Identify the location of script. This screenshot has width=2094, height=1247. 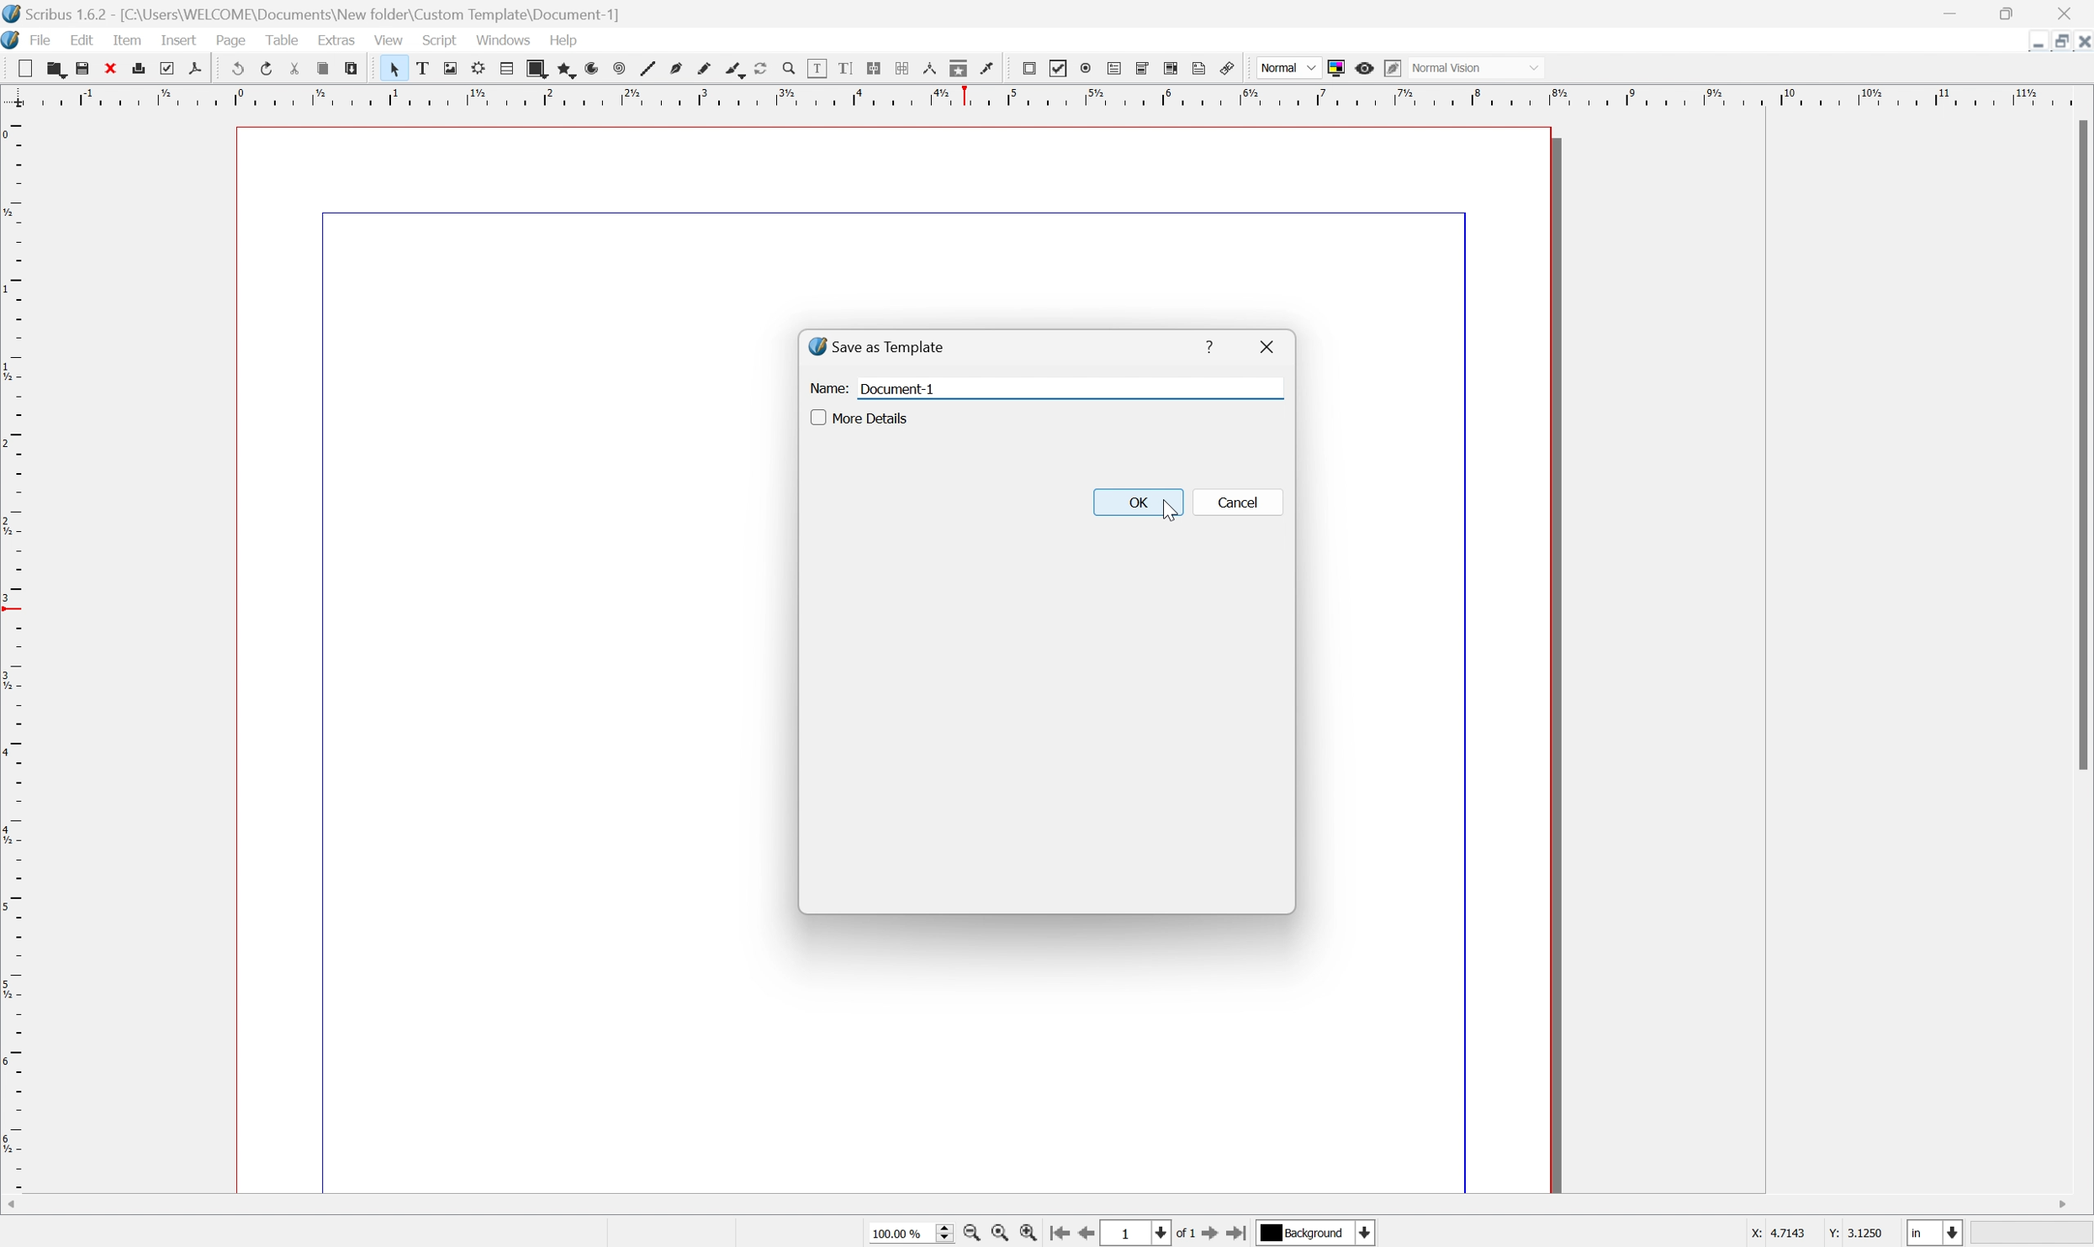
(442, 39).